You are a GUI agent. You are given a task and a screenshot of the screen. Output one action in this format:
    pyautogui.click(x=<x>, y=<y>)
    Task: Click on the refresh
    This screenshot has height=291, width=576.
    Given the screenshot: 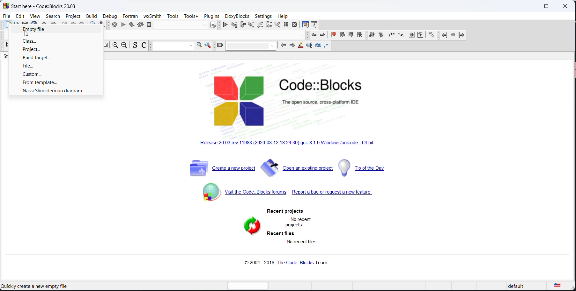 What is the action you would take?
    pyautogui.click(x=251, y=227)
    